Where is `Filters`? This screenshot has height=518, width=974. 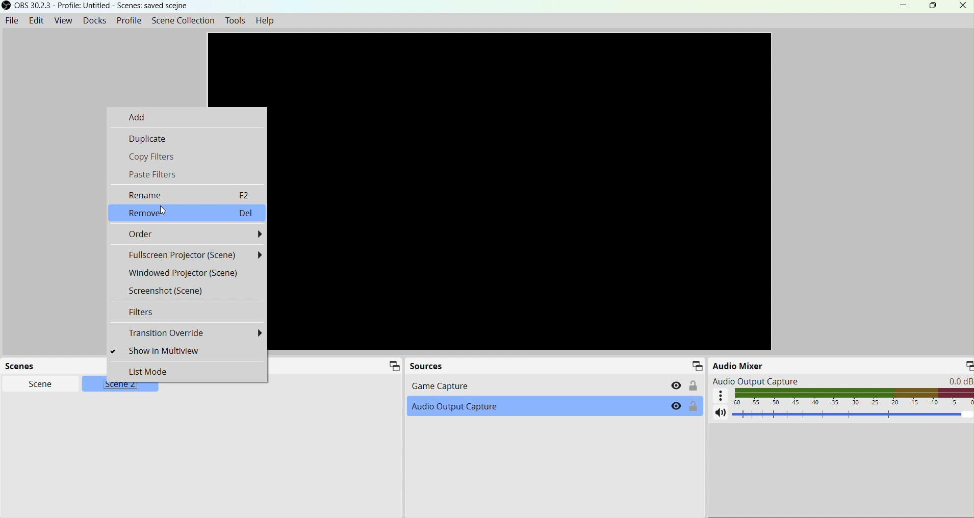 Filters is located at coordinates (187, 313).